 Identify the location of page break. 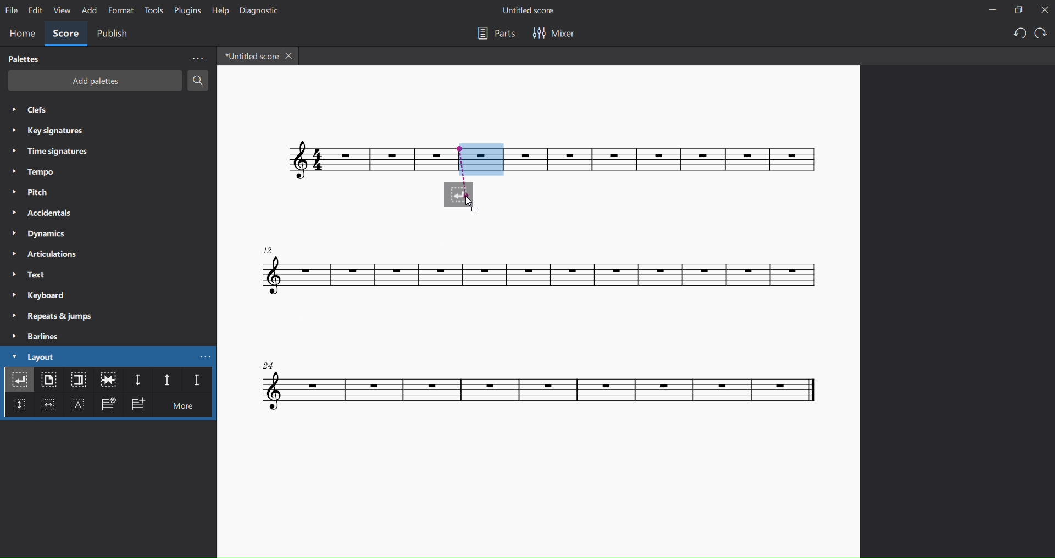
(49, 382).